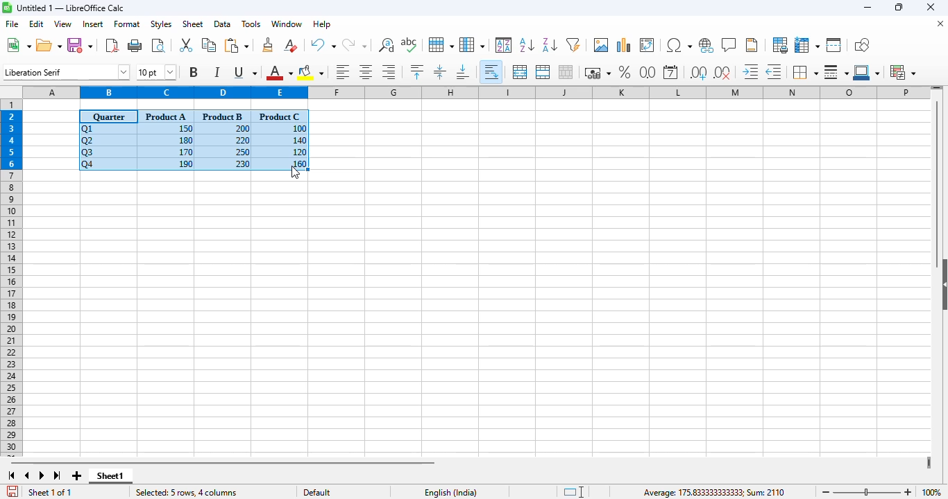  Describe the element at coordinates (71, 8) in the screenshot. I see `Untitled 1 — LibreOffice Calc` at that location.